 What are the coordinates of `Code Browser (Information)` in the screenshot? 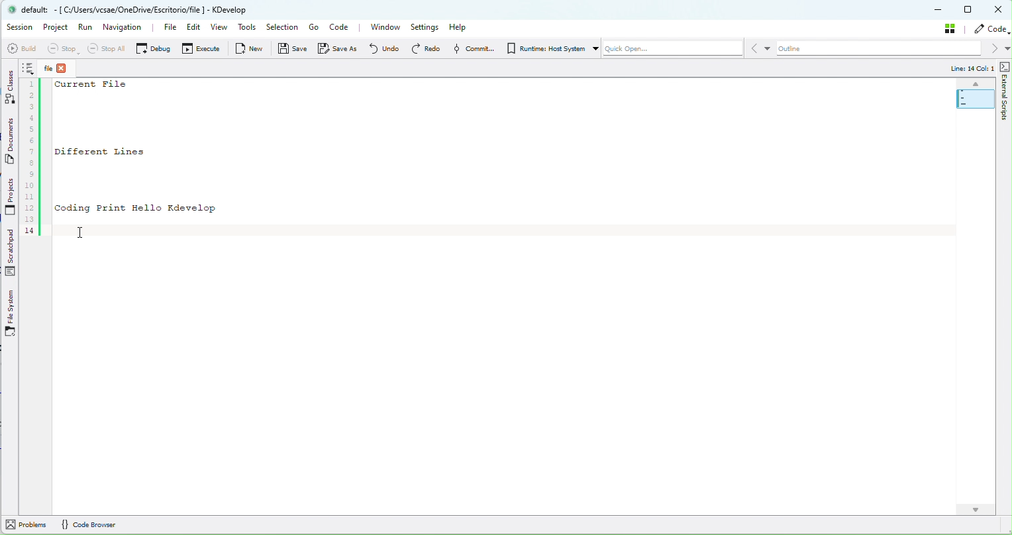 It's located at (89, 526).